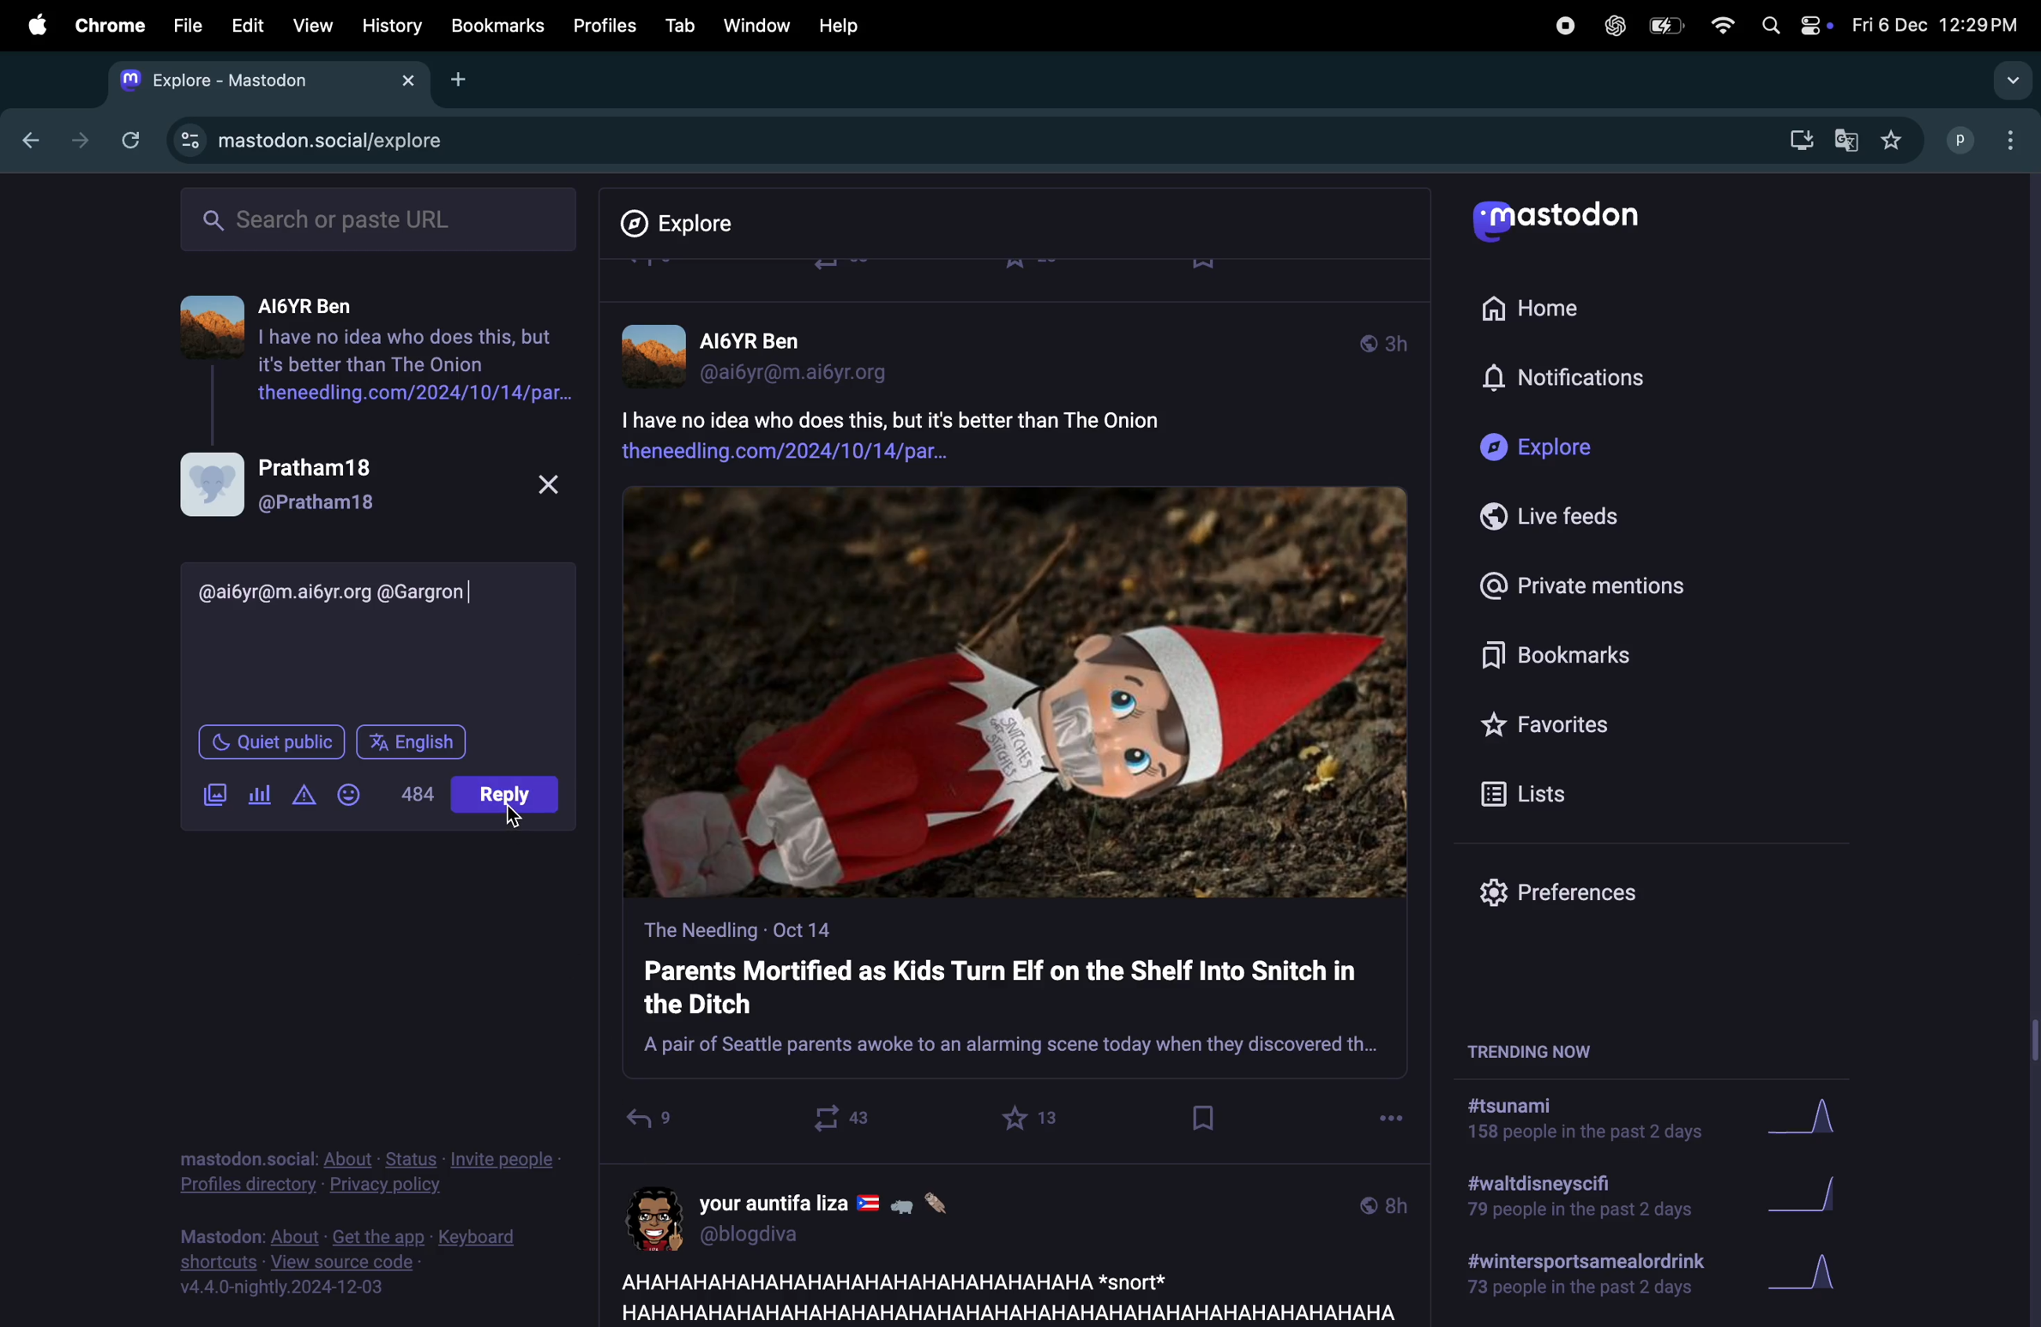 The width and height of the screenshot is (2041, 1327). Describe the element at coordinates (1891, 141) in the screenshot. I see `favourites` at that location.